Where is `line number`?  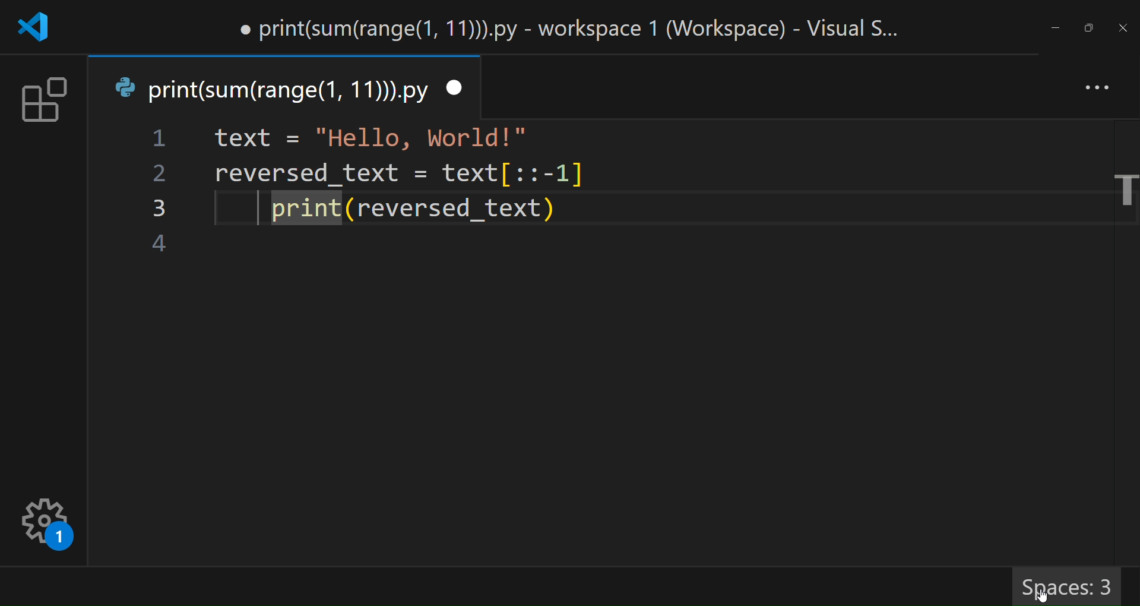
line number is located at coordinates (156, 194).